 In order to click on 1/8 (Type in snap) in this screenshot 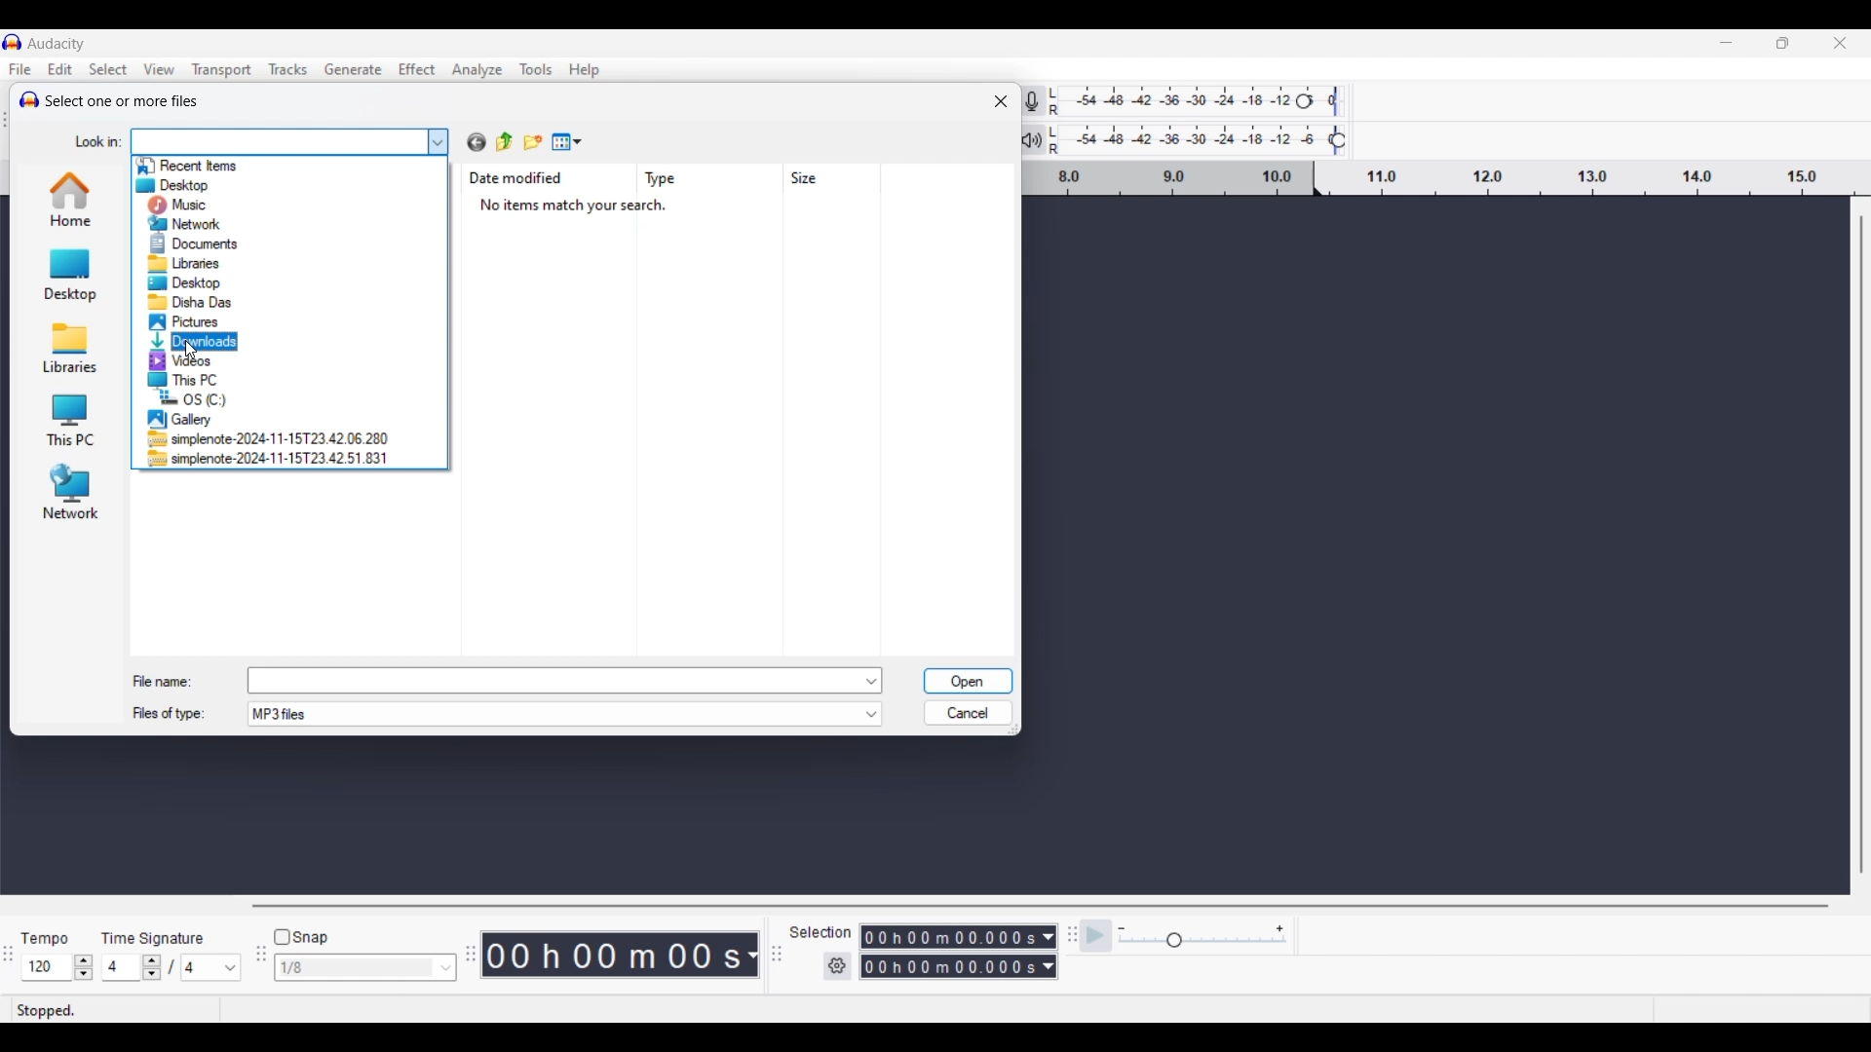, I will do `click(352, 969)`.